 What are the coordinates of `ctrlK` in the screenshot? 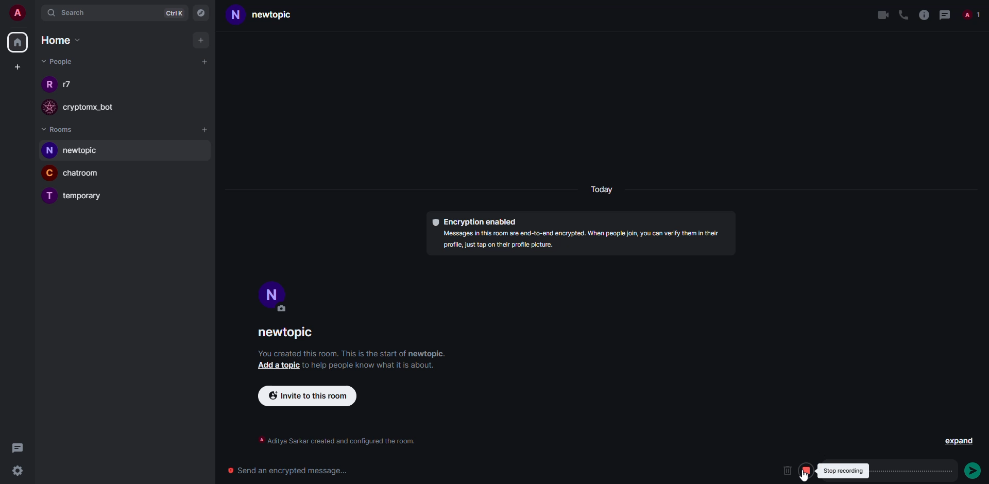 It's located at (173, 14).